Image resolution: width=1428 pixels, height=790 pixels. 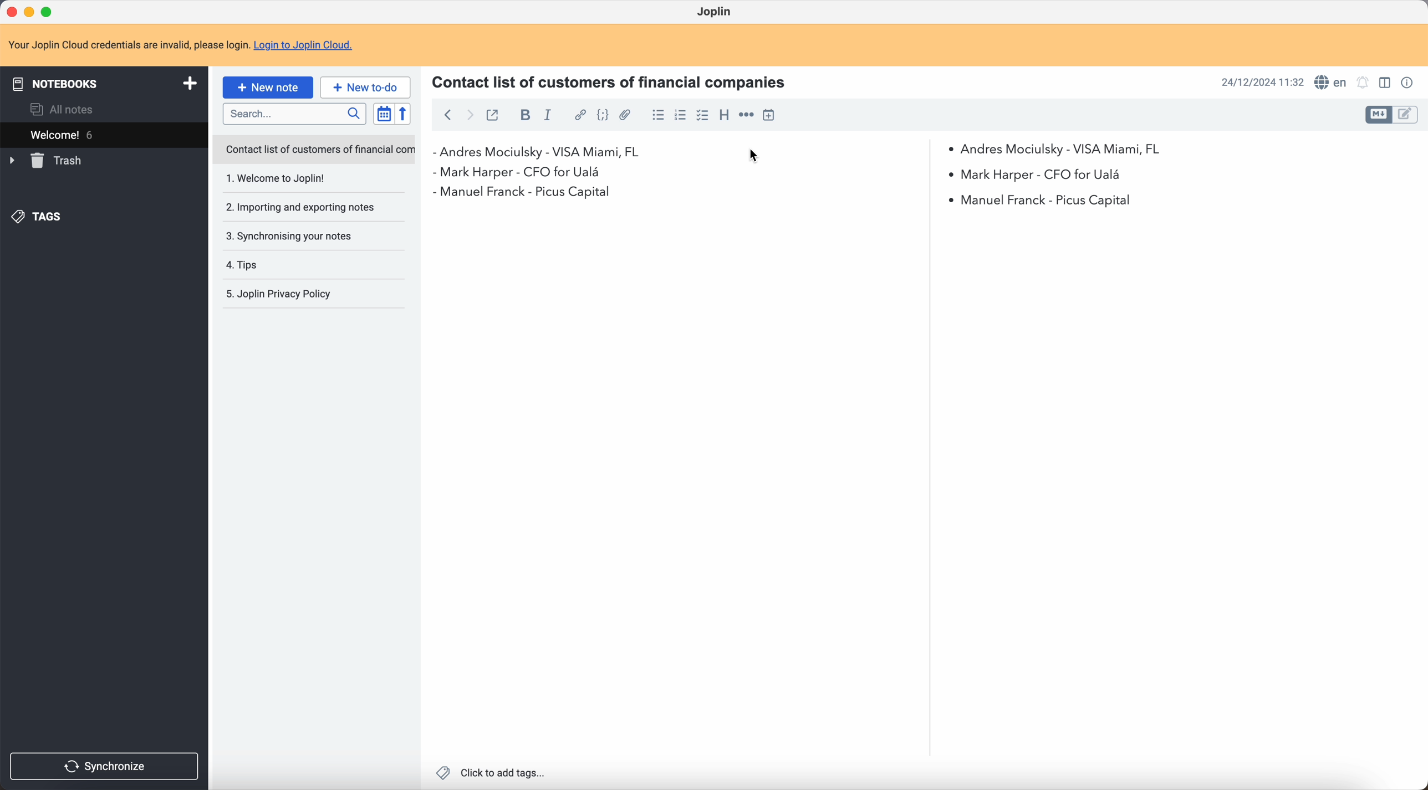 I want to click on horizontal rule, so click(x=746, y=115).